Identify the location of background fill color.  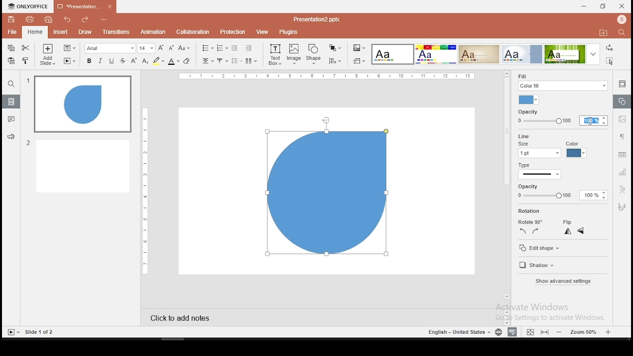
(530, 100).